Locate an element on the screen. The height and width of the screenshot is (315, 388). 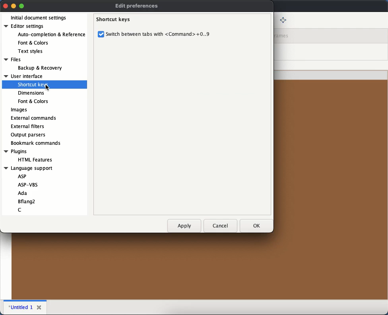
Ada is located at coordinates (23, 193).